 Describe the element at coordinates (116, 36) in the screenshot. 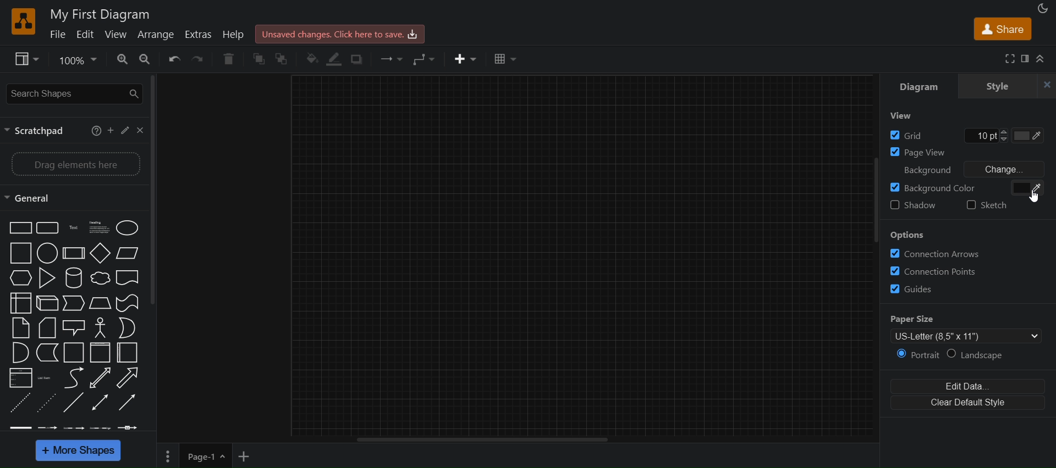

I see `view` at that location.